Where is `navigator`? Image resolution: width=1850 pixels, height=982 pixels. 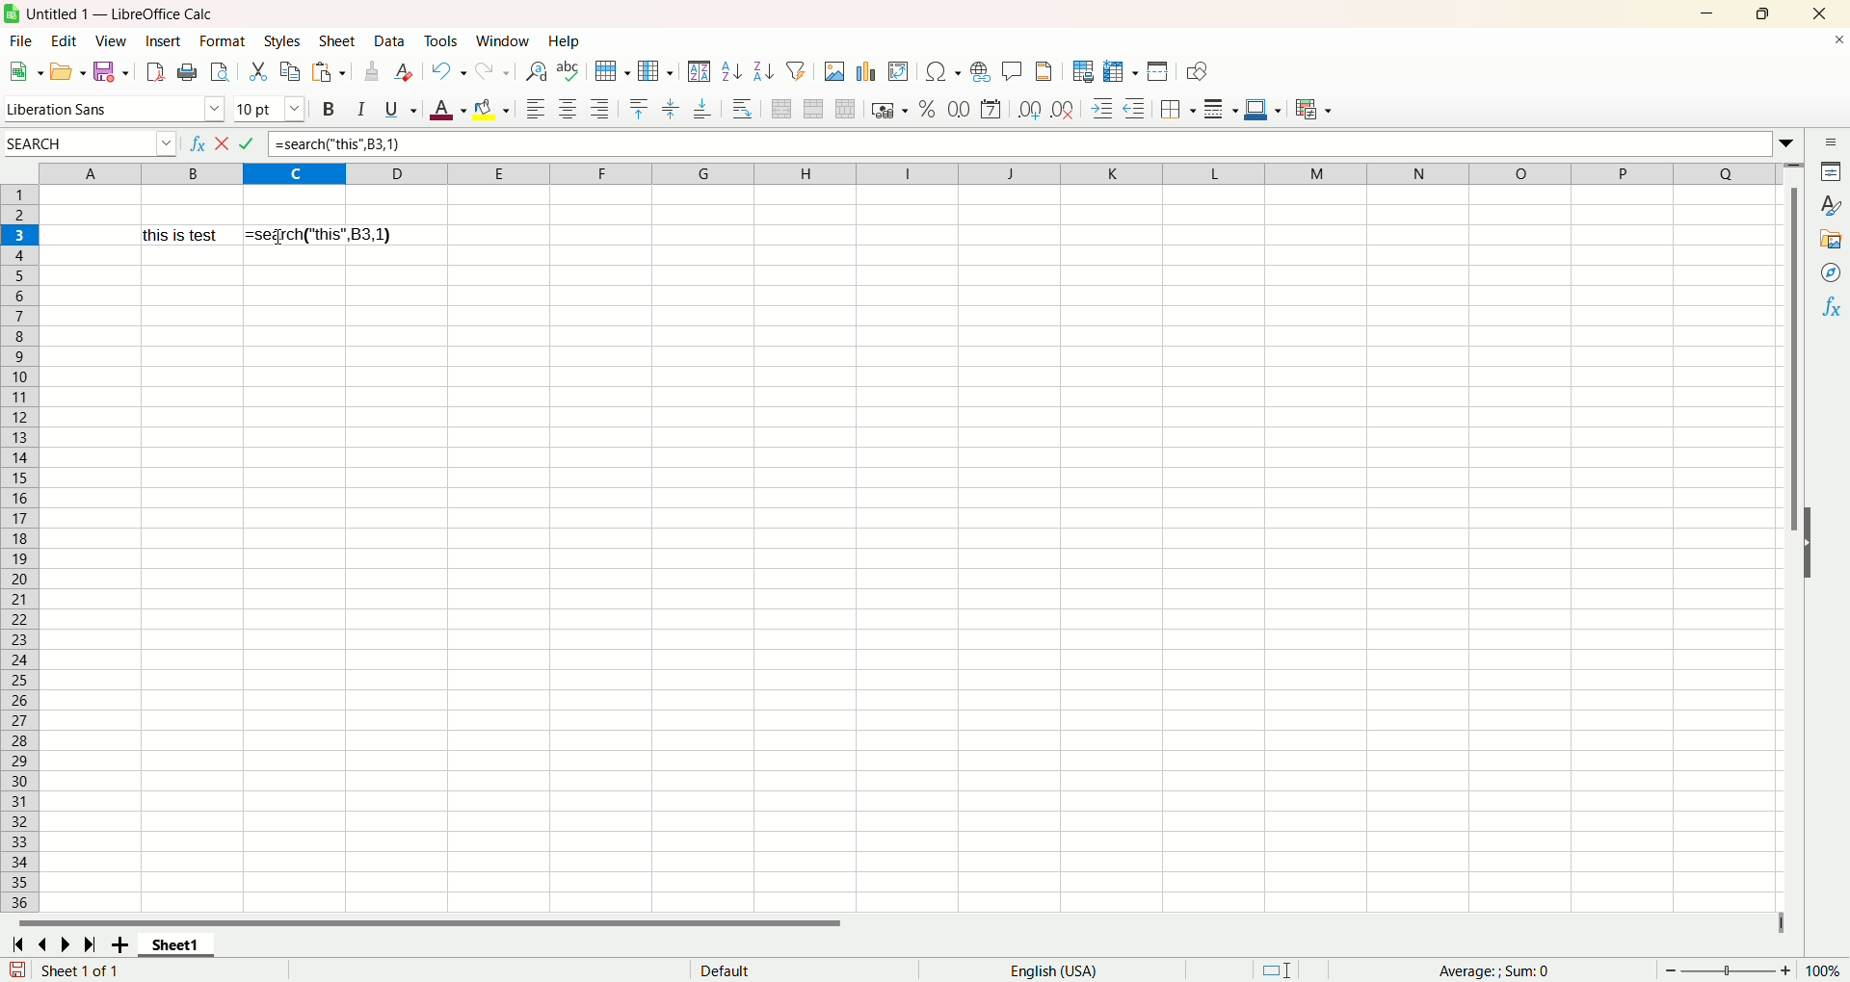
navigator is located at coordinates (1832, 271).